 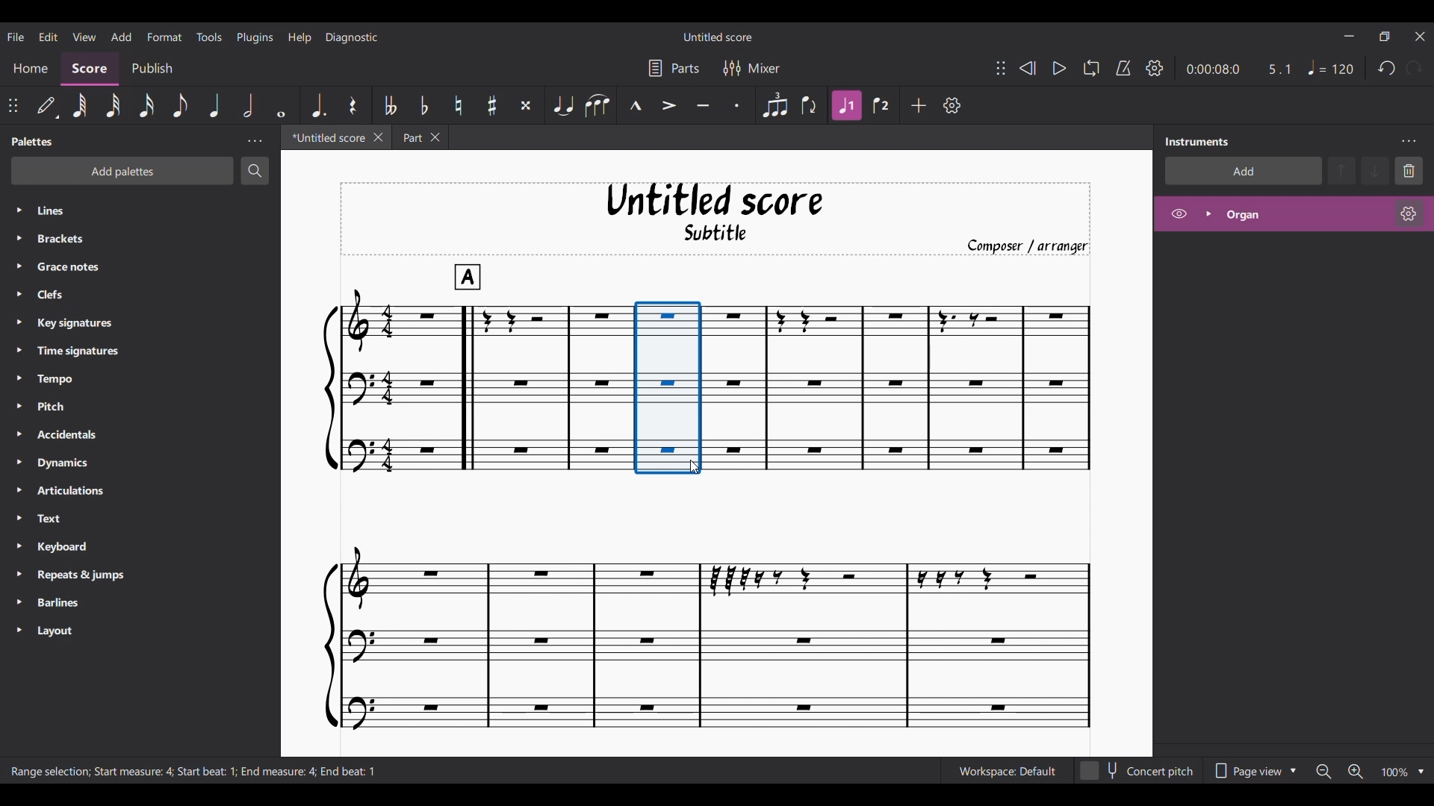 I want to click on Parts, so click(x=674, y=69).